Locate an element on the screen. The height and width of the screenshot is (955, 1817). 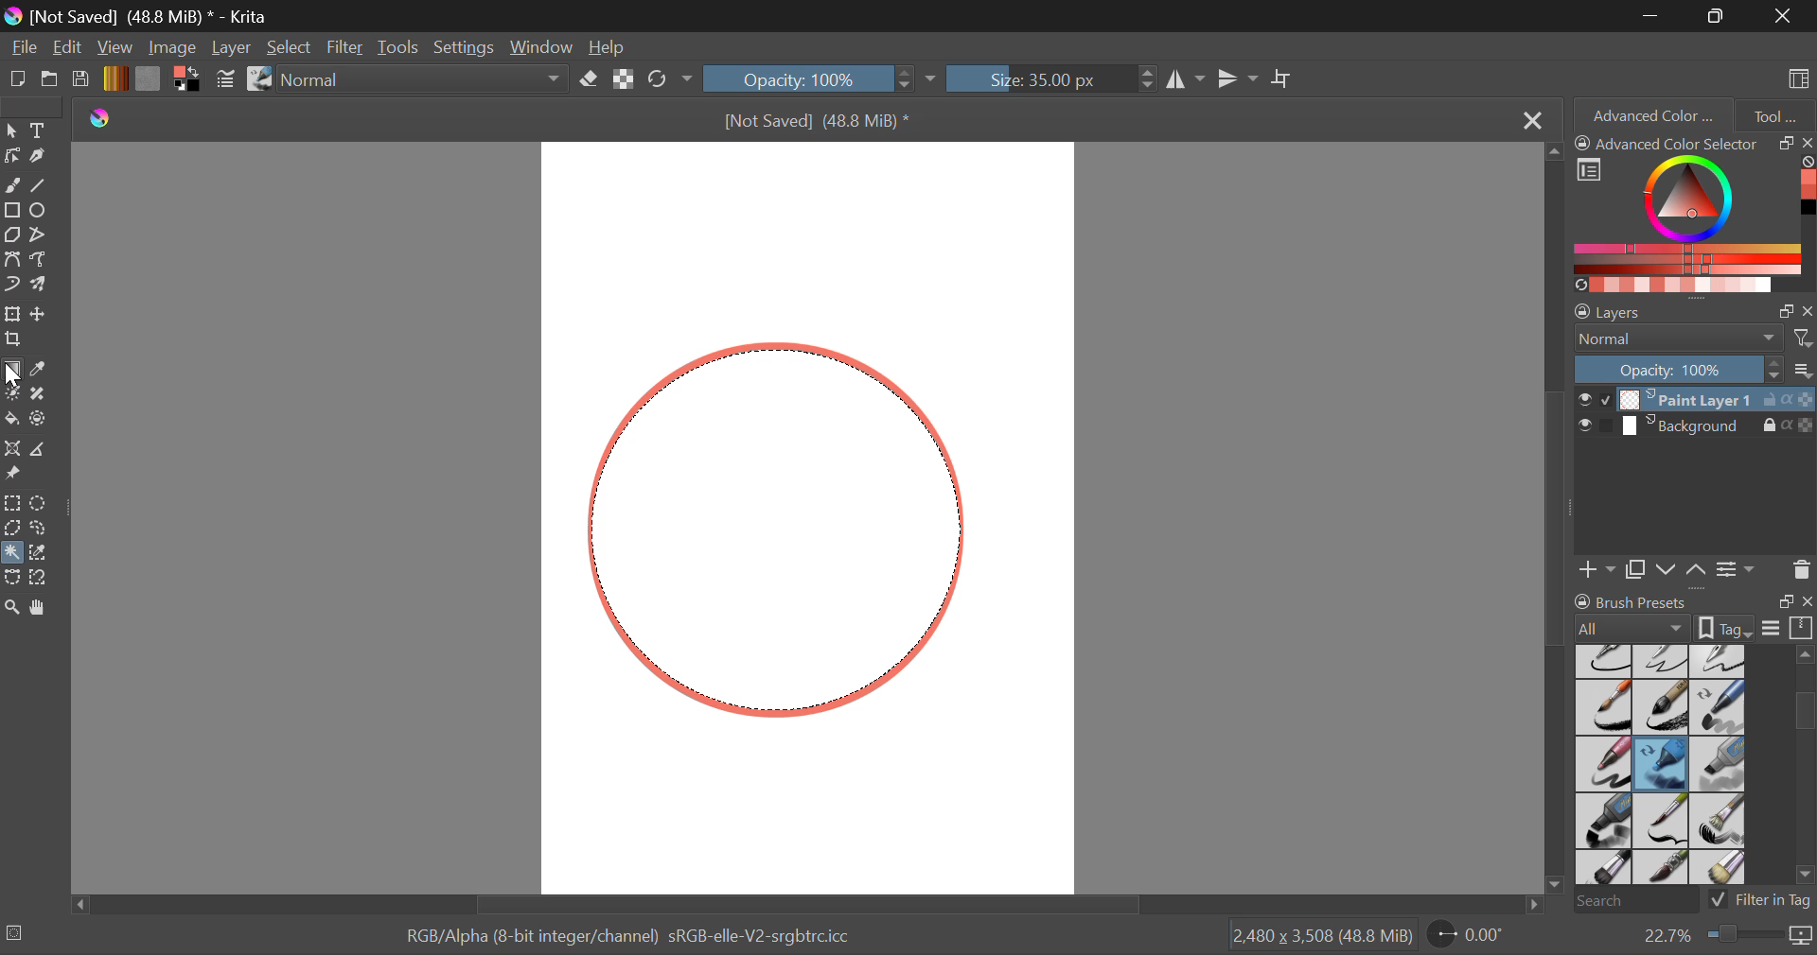
Marker Plain is located at coordinates (1603, 822).